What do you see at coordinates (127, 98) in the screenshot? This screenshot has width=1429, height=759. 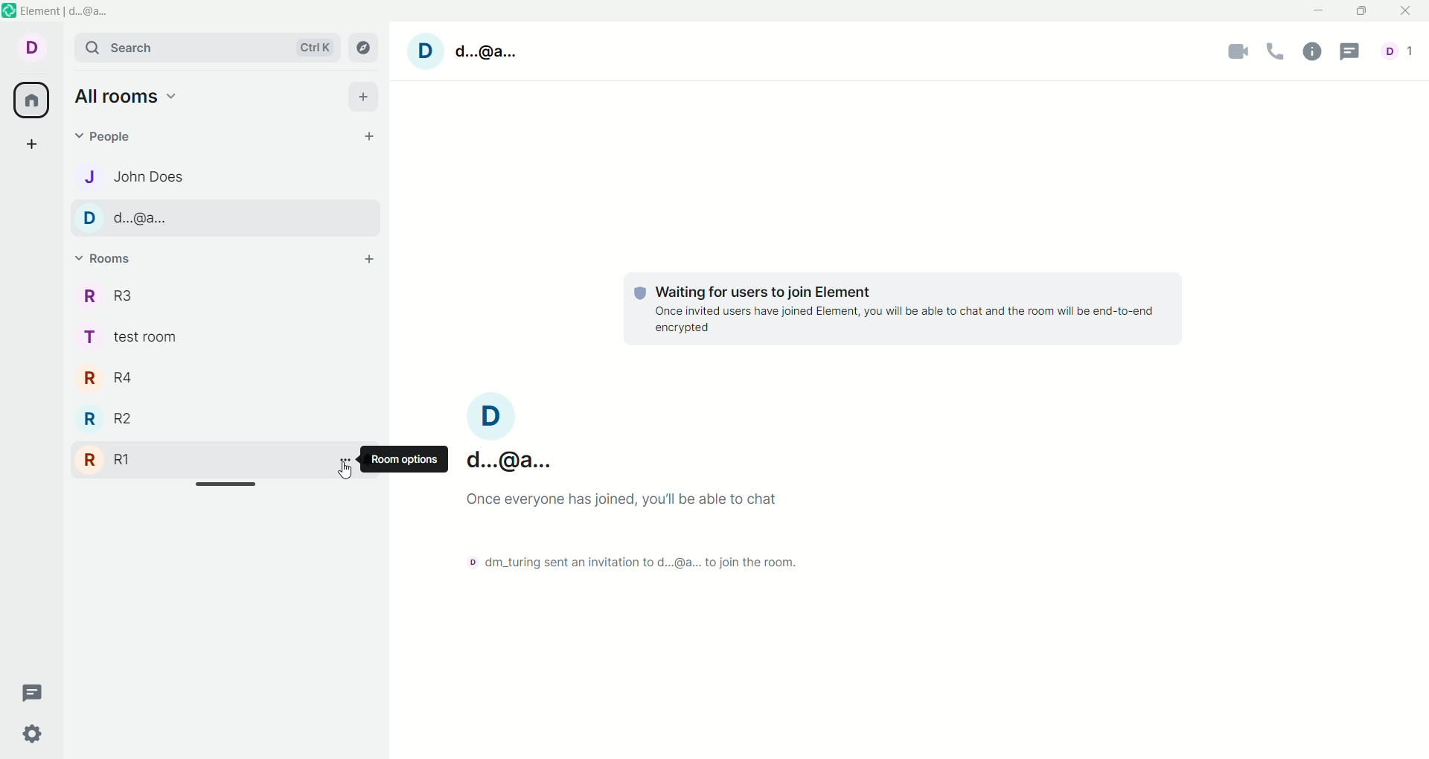 I see `all rooms` at bounding box center [127, 98].